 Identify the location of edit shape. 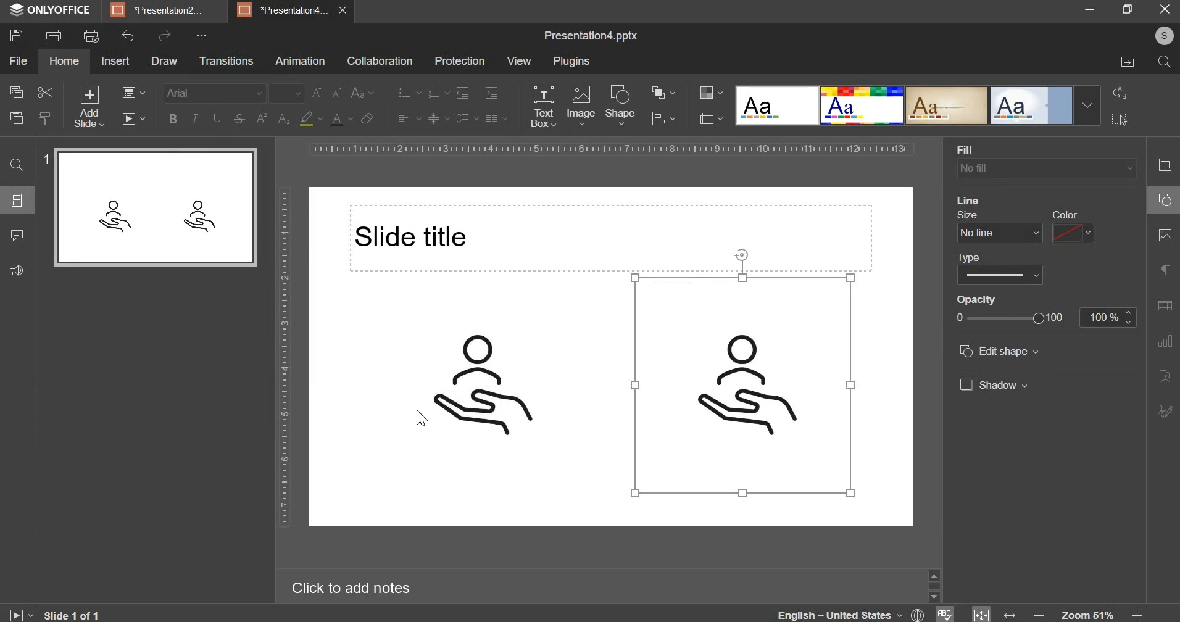
(1000, 351).